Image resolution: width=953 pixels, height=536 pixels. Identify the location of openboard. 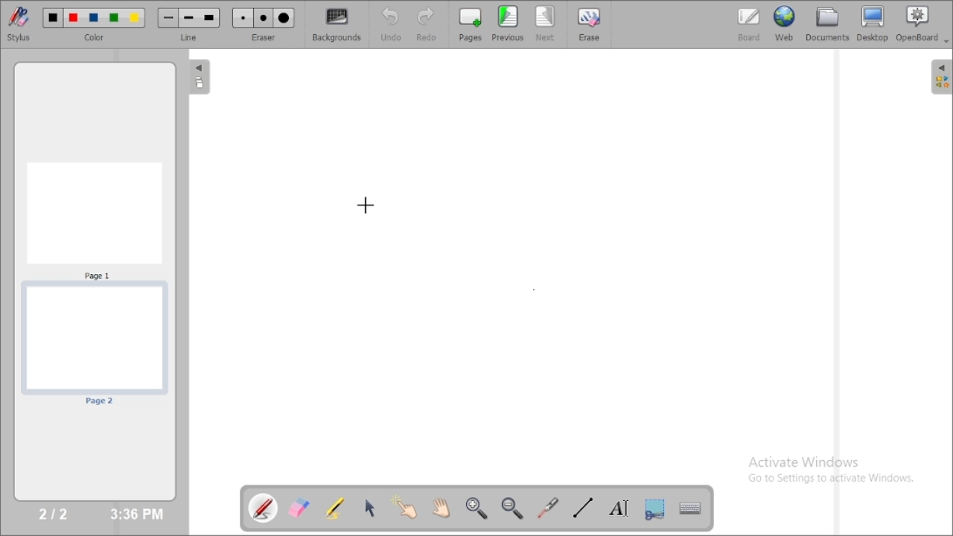
(922, 25).